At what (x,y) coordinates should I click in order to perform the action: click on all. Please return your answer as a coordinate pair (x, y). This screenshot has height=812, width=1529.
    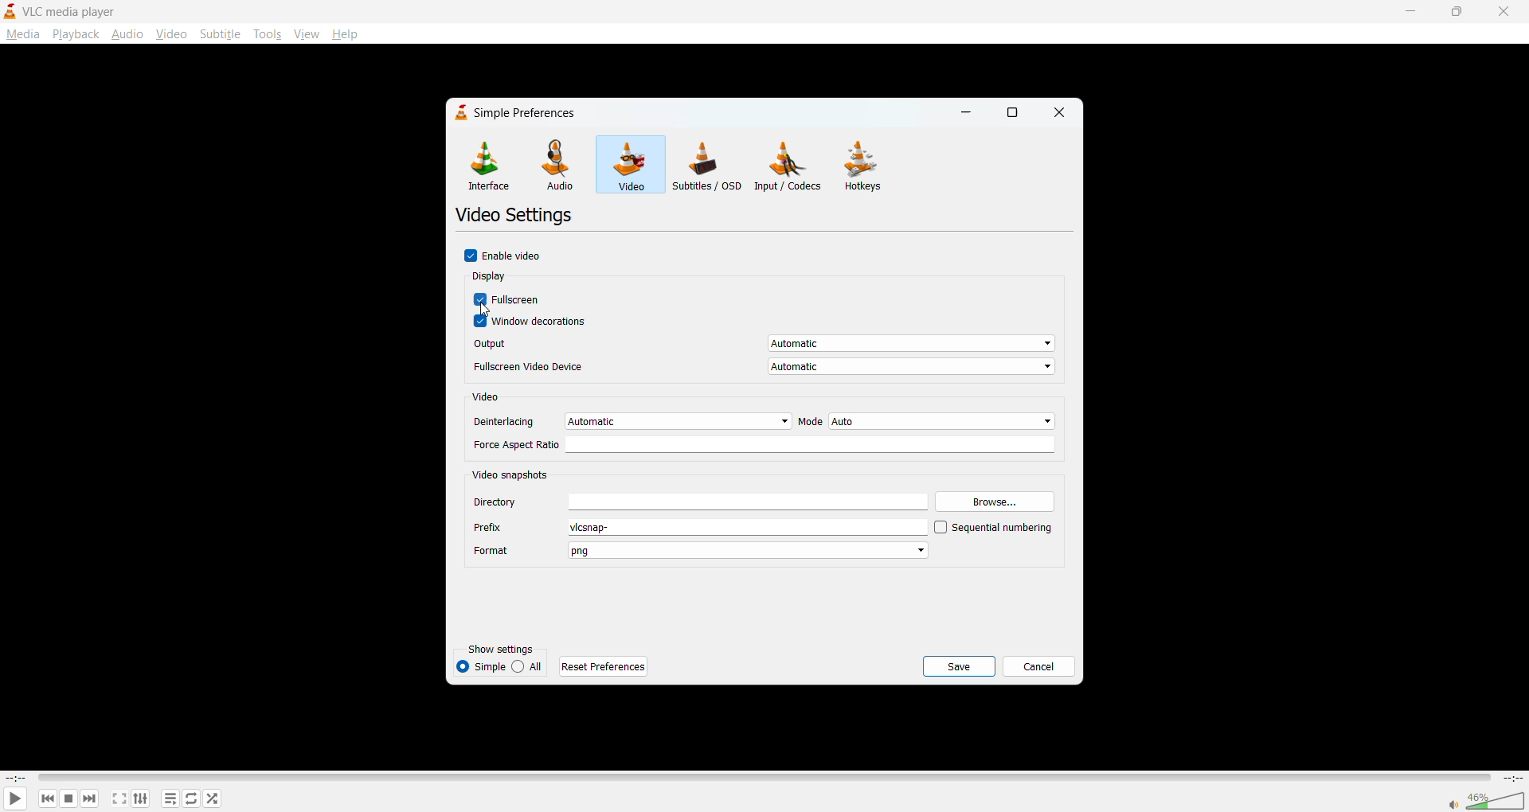
    Looking at the image, I should click on (530, 665).